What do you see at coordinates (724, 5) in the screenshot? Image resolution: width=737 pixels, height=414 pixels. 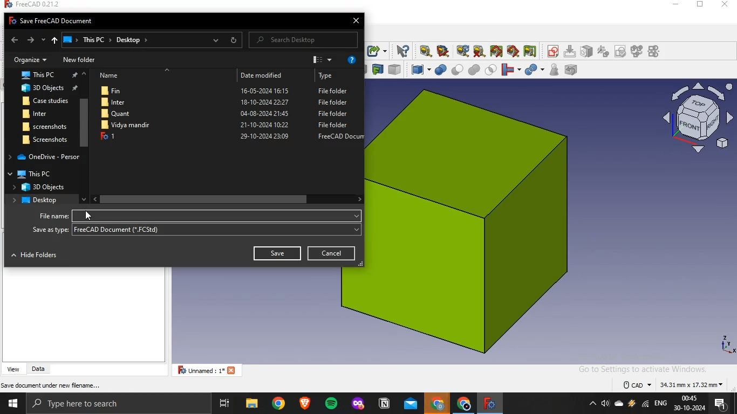 I see `close` at bounding box center [724, 5].